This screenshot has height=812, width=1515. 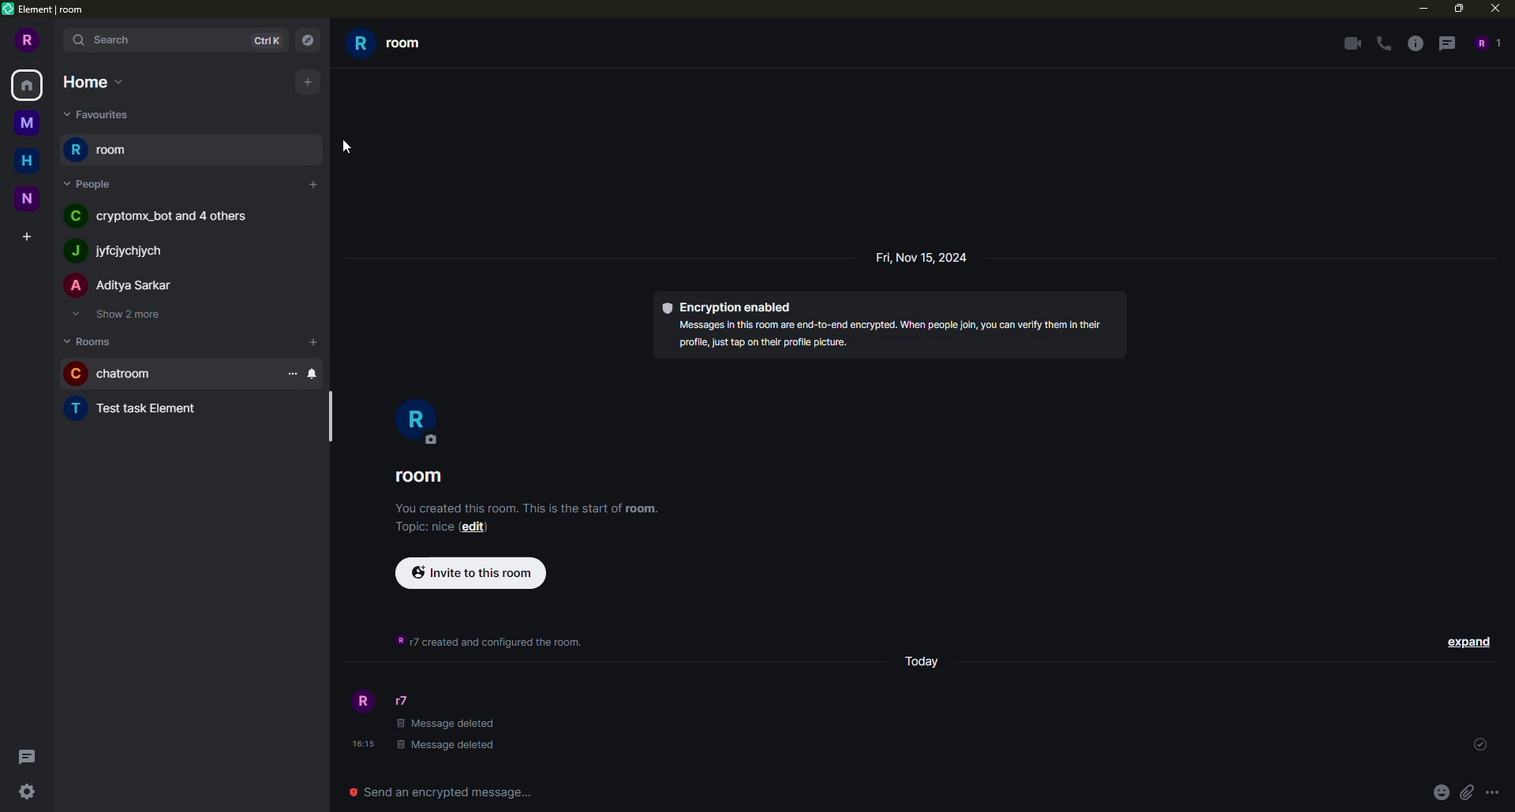 What do you see at coordinates (267, 39) in the screenshot?
I see `ctrlK` at bounding box center [267, 39].